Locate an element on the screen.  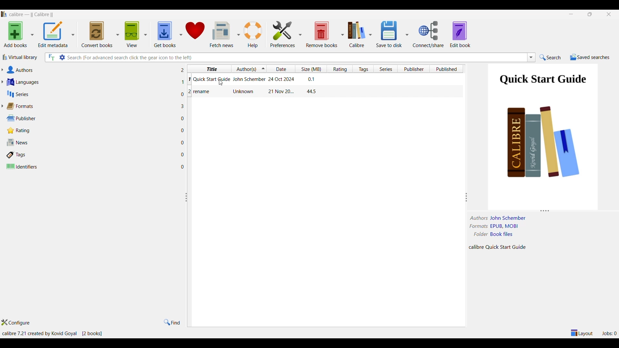
Convert books is located at coordinates (97, 34).